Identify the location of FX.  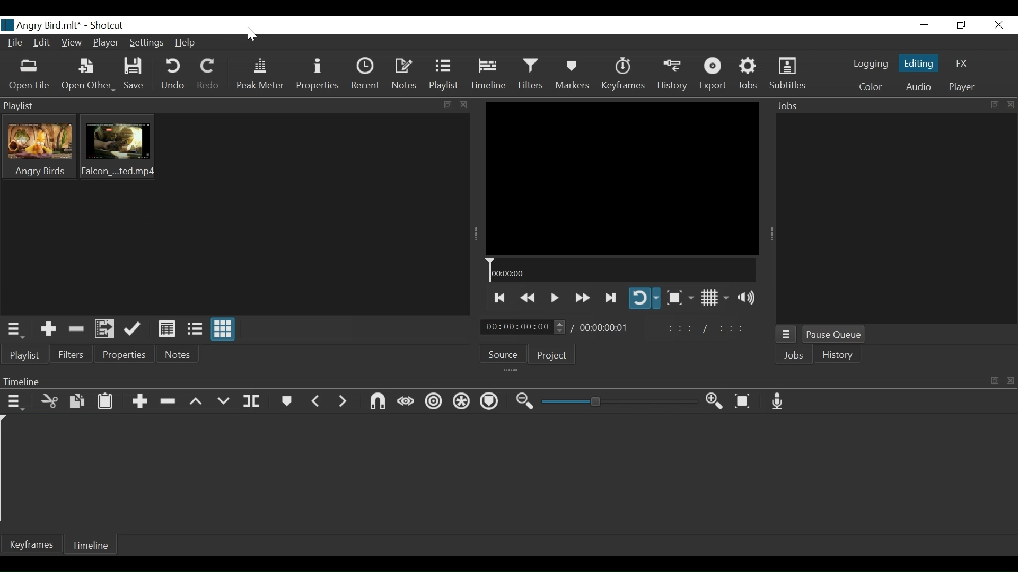
(962, 62).